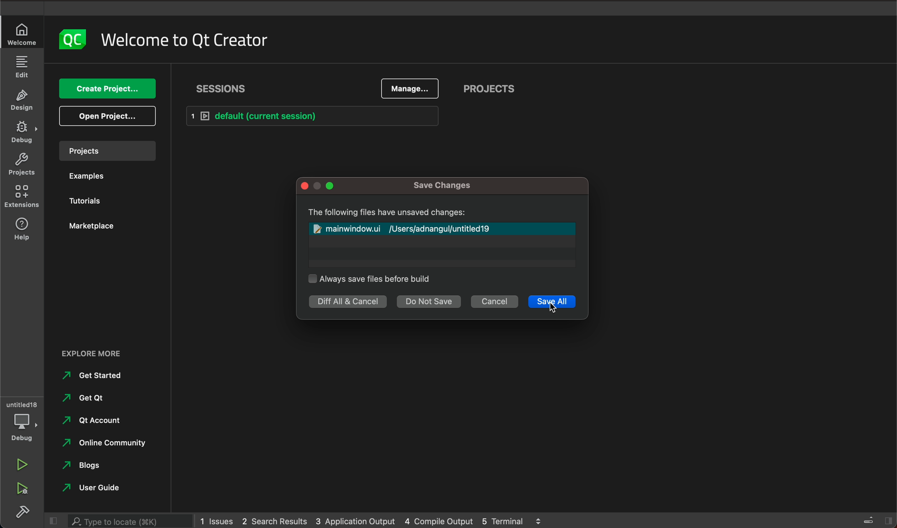 The height and width of the screenshot is (528, 897). What do you see at coordinates (388, 212) in the screenshot?
I see `The following files have unsaved changes:` at bounding box center [388, 212].